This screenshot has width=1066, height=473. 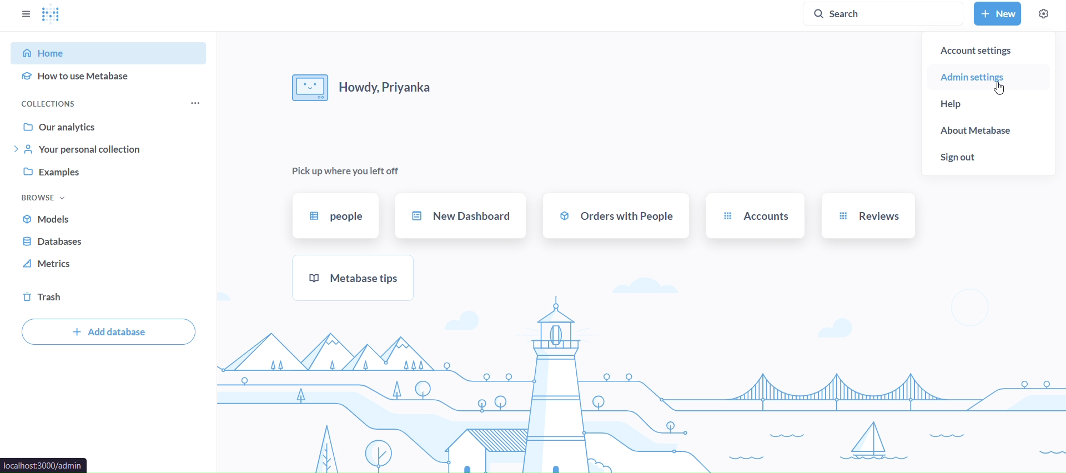 I want to click on sign out, so click(x=987, y=156).